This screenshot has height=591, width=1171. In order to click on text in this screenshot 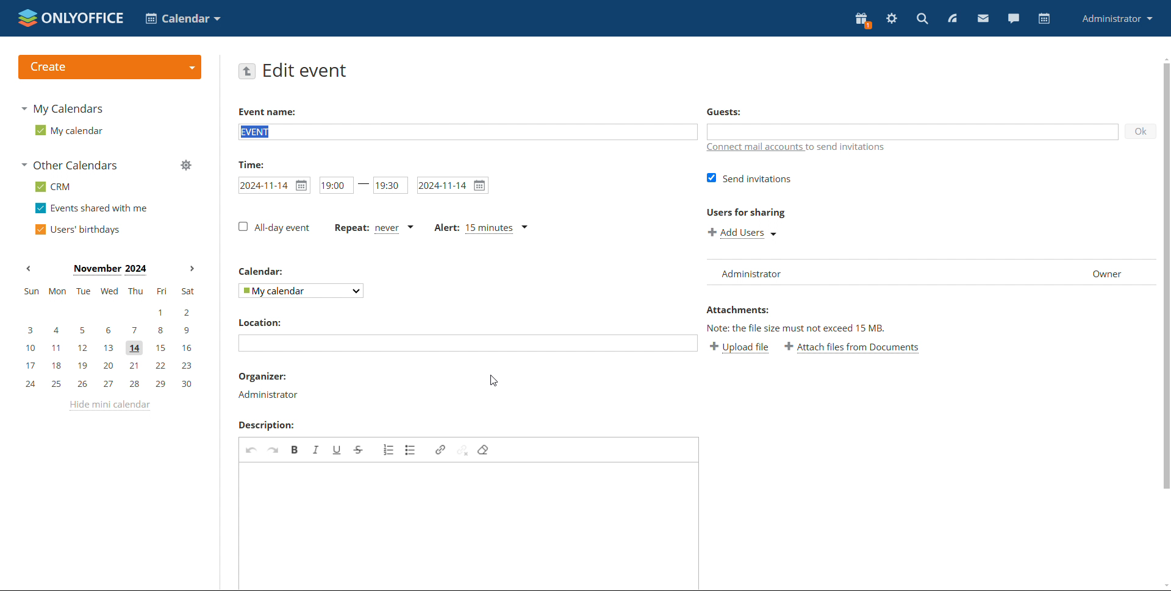, I will do `click(800, 328)`.